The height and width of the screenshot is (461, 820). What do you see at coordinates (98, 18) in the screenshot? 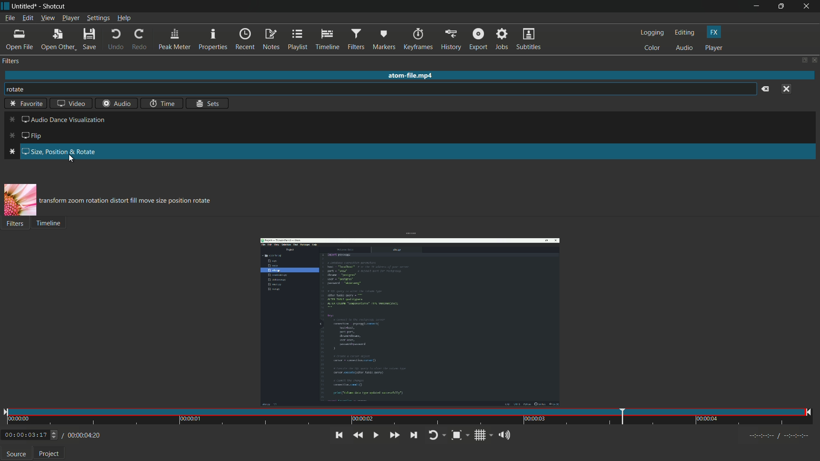
I see `settings menu` at bounding box center [98, 18].